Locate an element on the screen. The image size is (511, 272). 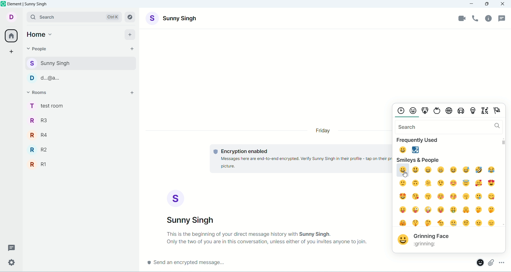
R1 is located at coordinates (81, 163).